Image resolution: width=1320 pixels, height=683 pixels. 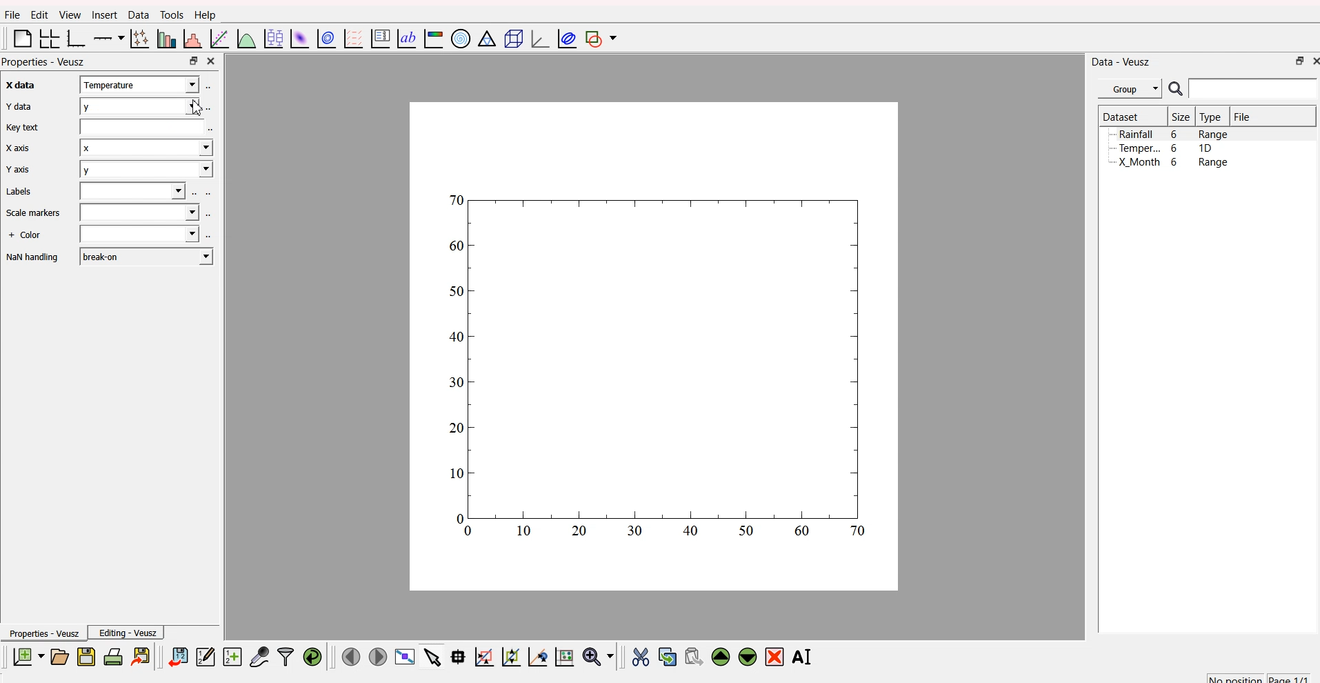 What do you see at coordinates (405, 657) in the screenshot?
I see `view plot full screen` at bounding box center [405, 657].